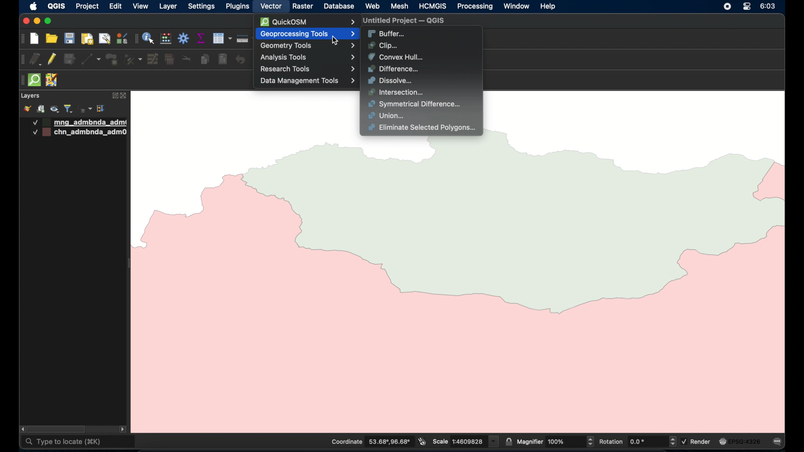 The image size is (804, 452). Describe the element at coordinates (307, 21) in the screenshot. I see `` at that location.